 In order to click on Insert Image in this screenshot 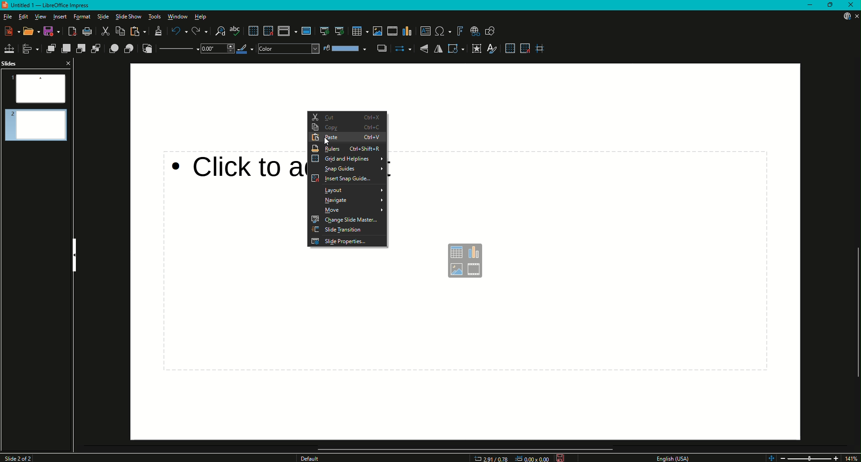, I will do `click(376, 30)`.